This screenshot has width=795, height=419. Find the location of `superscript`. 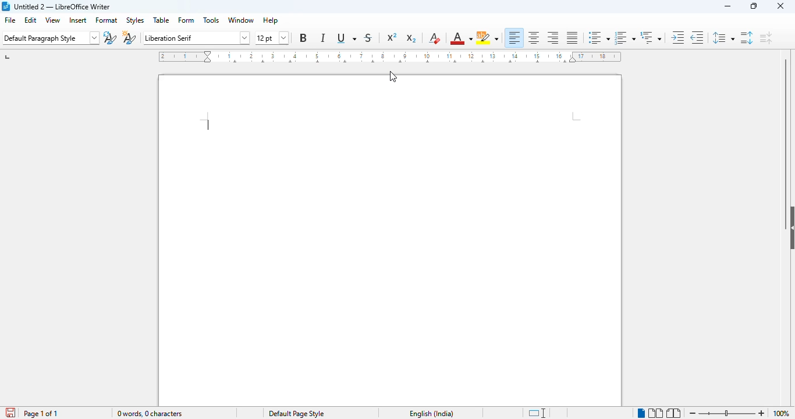

superscript is located at coordinates (392, 36).